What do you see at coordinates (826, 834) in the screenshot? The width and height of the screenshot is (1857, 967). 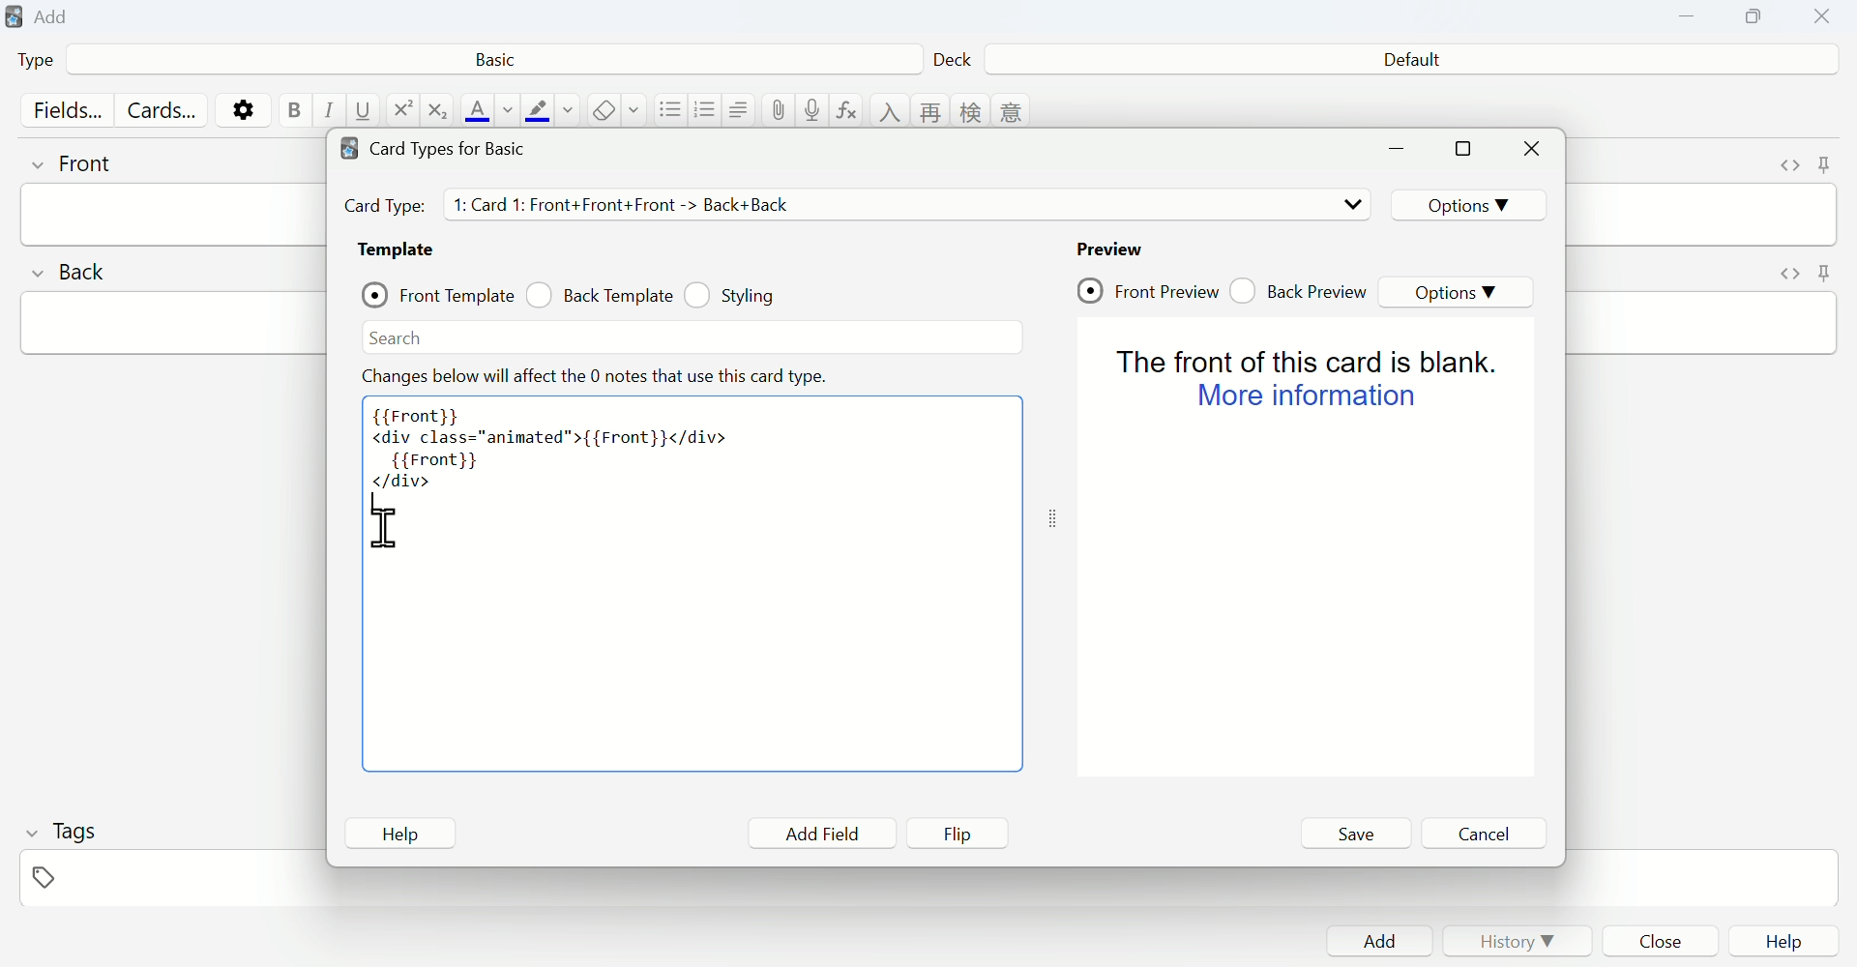 I see `Add Field` at bounding box center [826, 834].